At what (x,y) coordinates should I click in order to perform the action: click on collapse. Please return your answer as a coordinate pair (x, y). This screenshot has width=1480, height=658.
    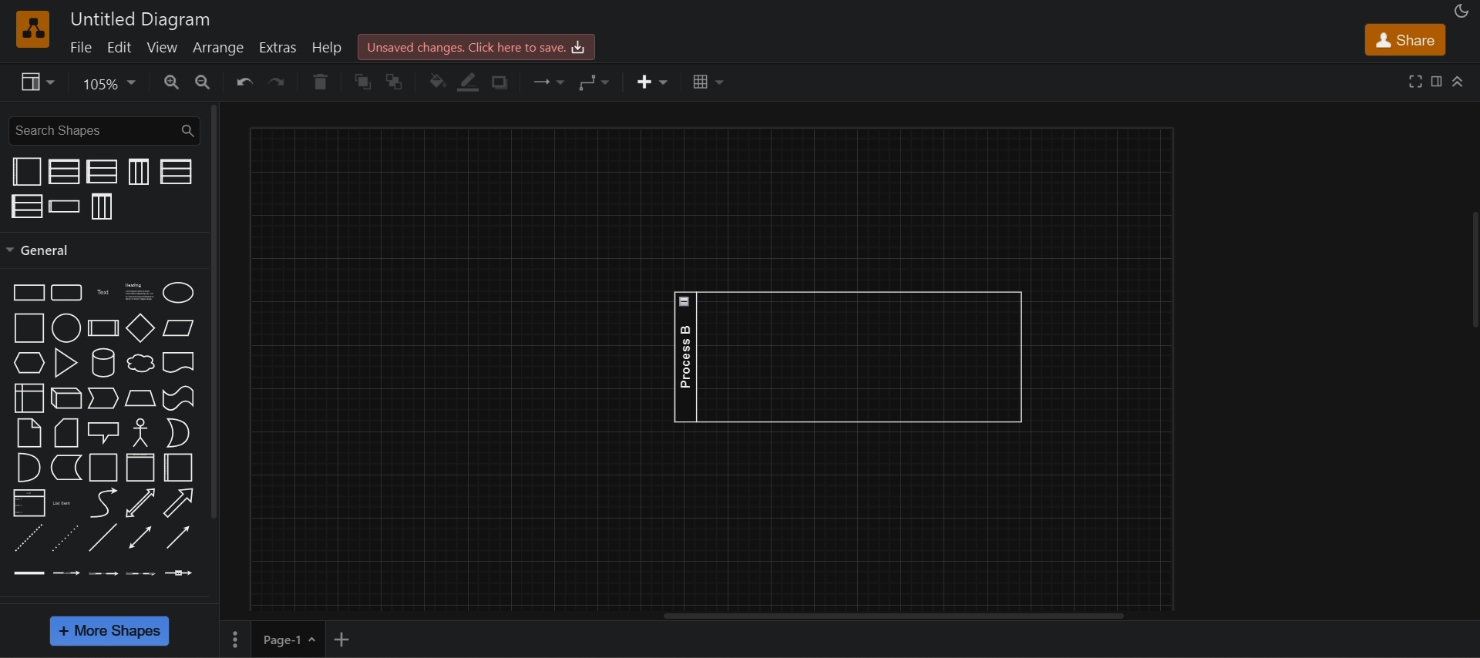
    Looking at the image, I should click on (1470, 274).